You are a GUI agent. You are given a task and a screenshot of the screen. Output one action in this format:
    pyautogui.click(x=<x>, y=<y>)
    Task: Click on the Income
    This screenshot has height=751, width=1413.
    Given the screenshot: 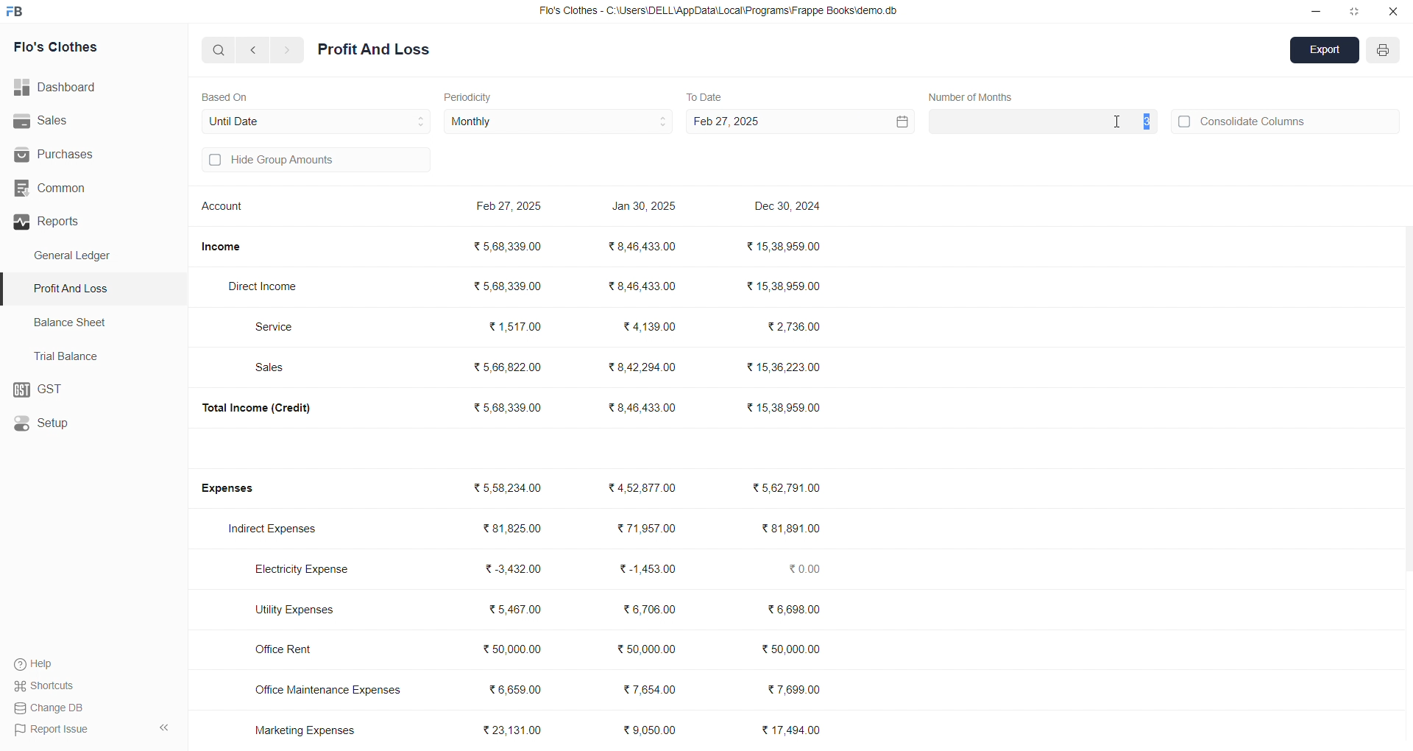 What is the action you would take?
    pyautogui.click(x=227, y=247)
    